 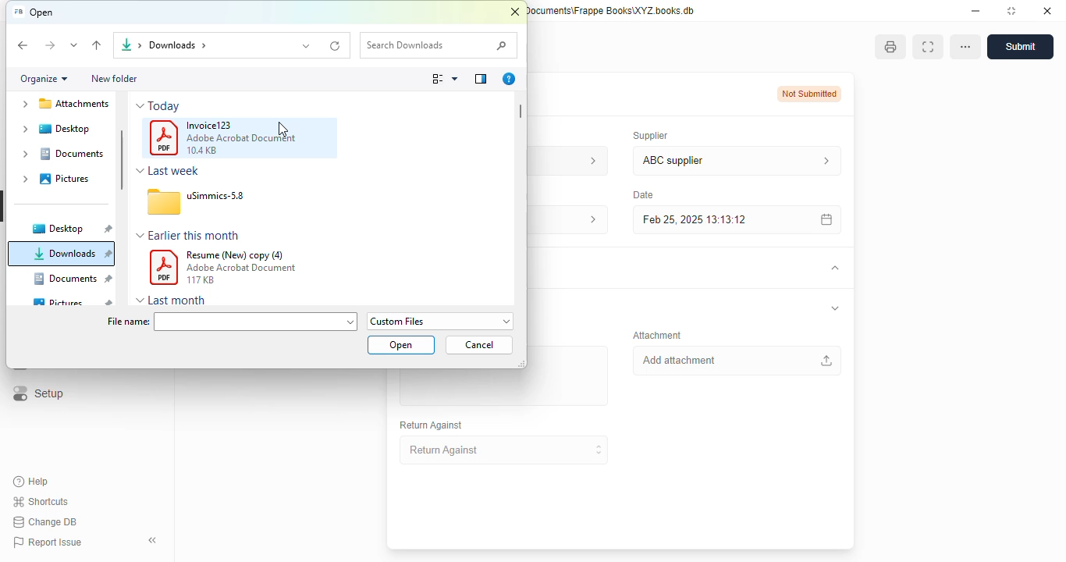 What do you see at coordinates (140, 105) in the screenshot?
I see `dropdown` at bounding box center [140, 105].